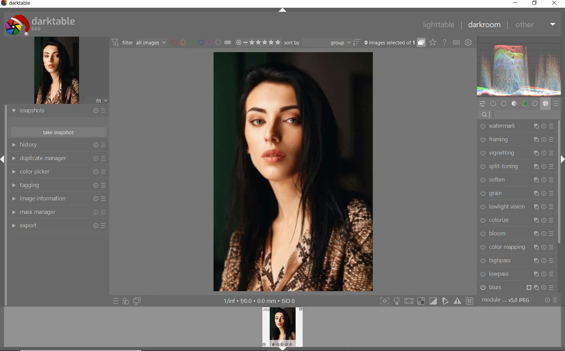 This screenshot has width=565, height=351. Describe the element at coordinates (557, 104) in the screenshot. I see `presets` at that location.